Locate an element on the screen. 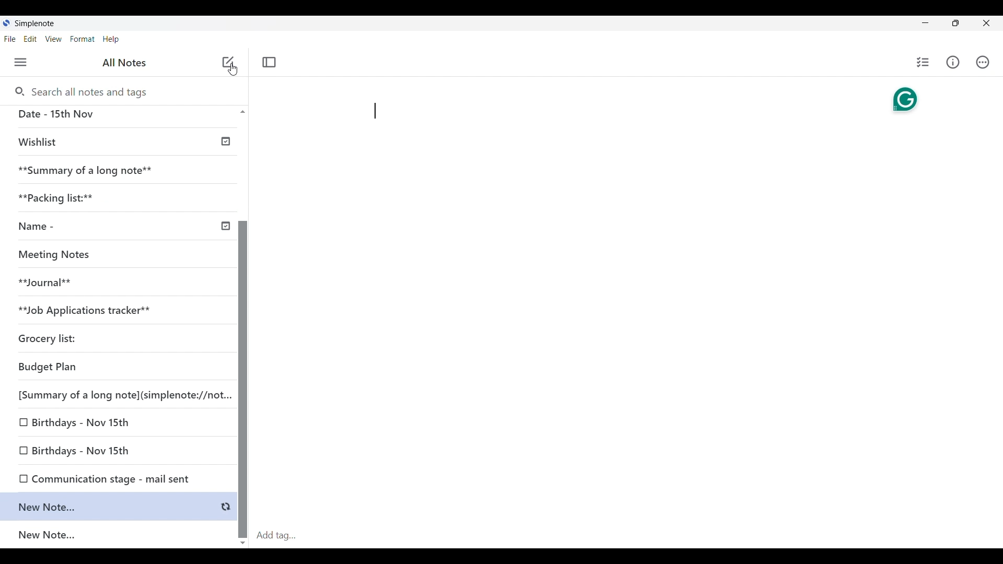 This screenshot has height=564, width=1003. Add tag... is located at coordinates (283, 535).